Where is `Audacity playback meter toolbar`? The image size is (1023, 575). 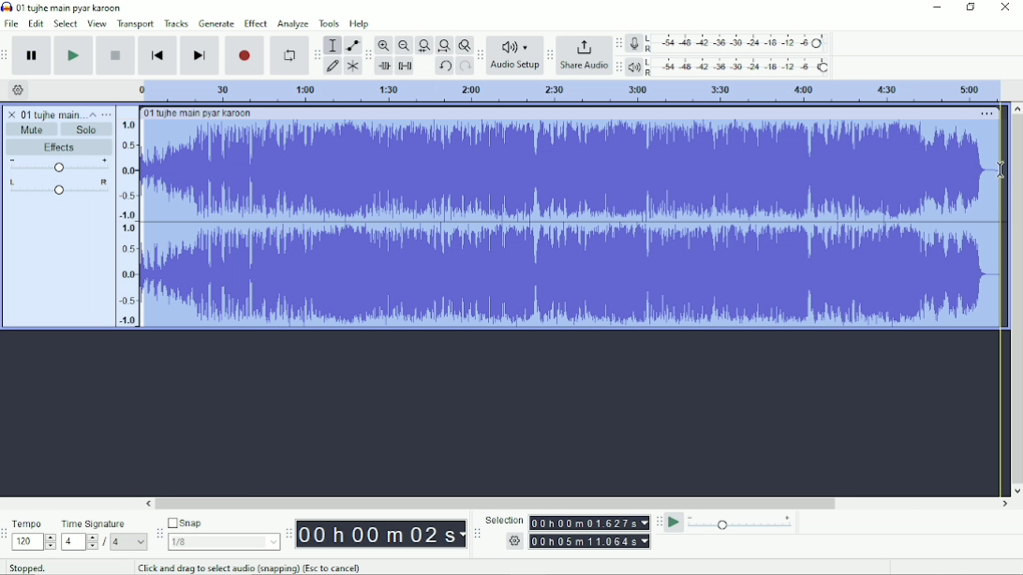 Audacity playback meter toolbar is located at coordinates (618, 68).